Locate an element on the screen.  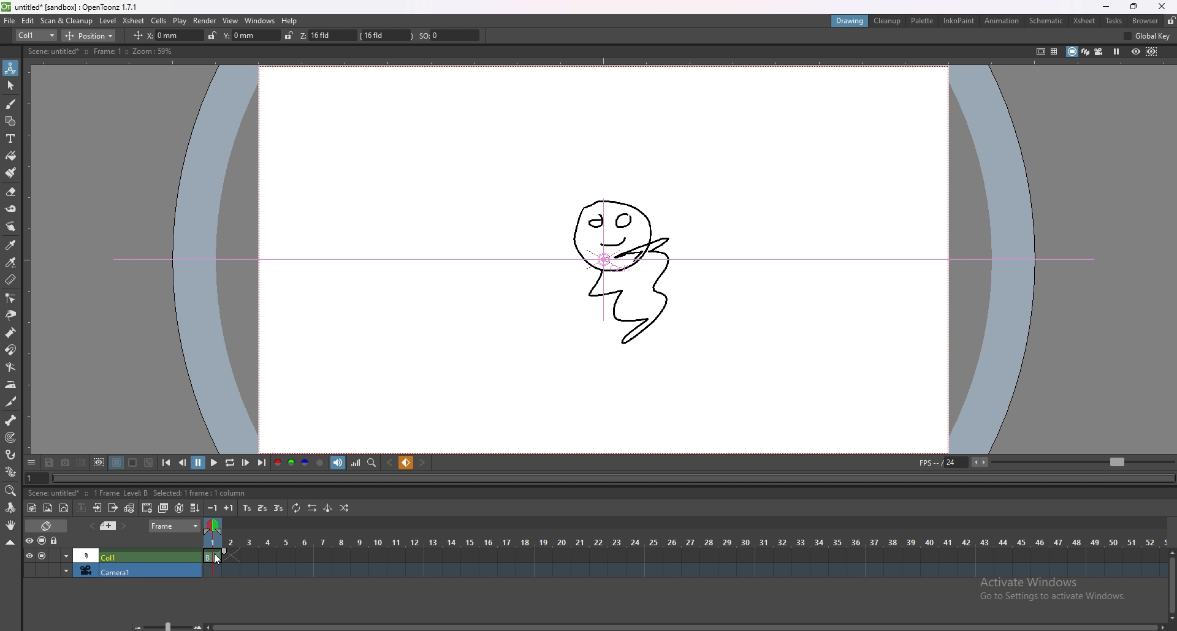
selected frame is located at coordinates (216, 554).